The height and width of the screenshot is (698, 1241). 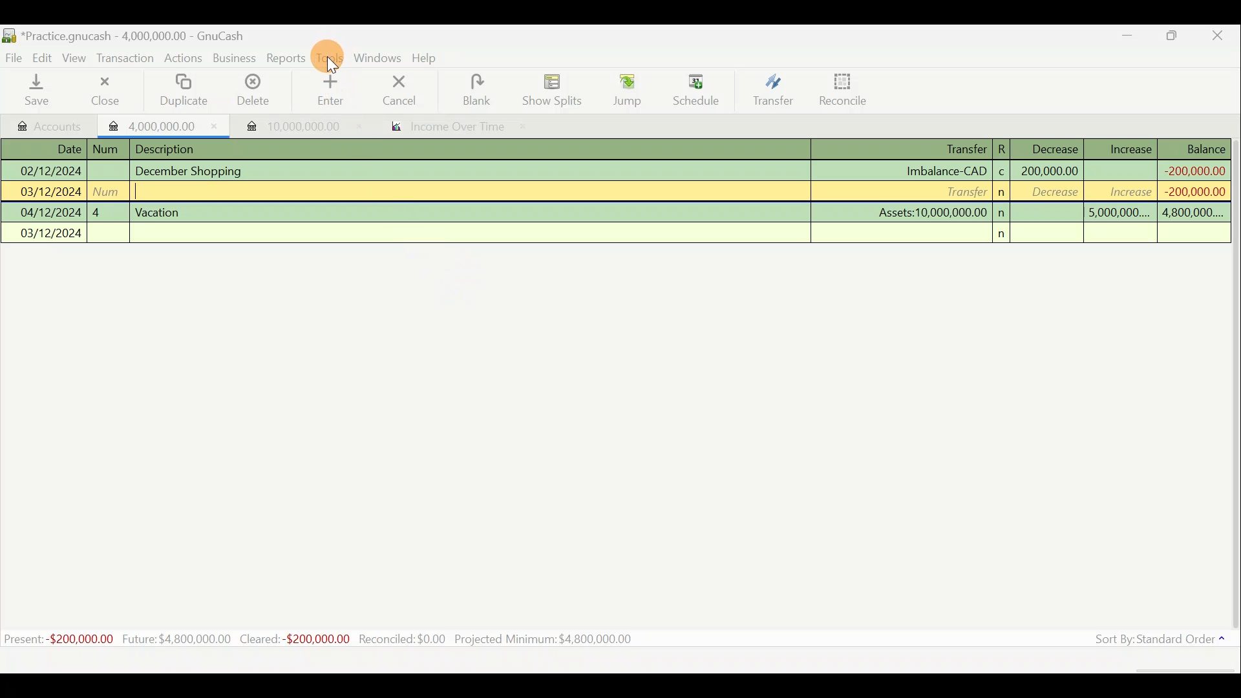 I want to click on File, so click(x=14, y=56).